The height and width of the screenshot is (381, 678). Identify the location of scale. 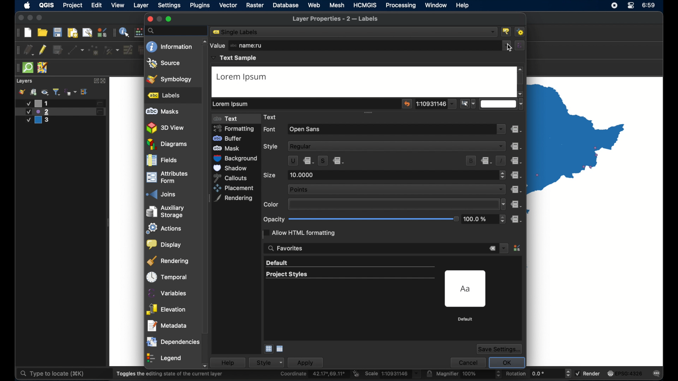
(393, 374).